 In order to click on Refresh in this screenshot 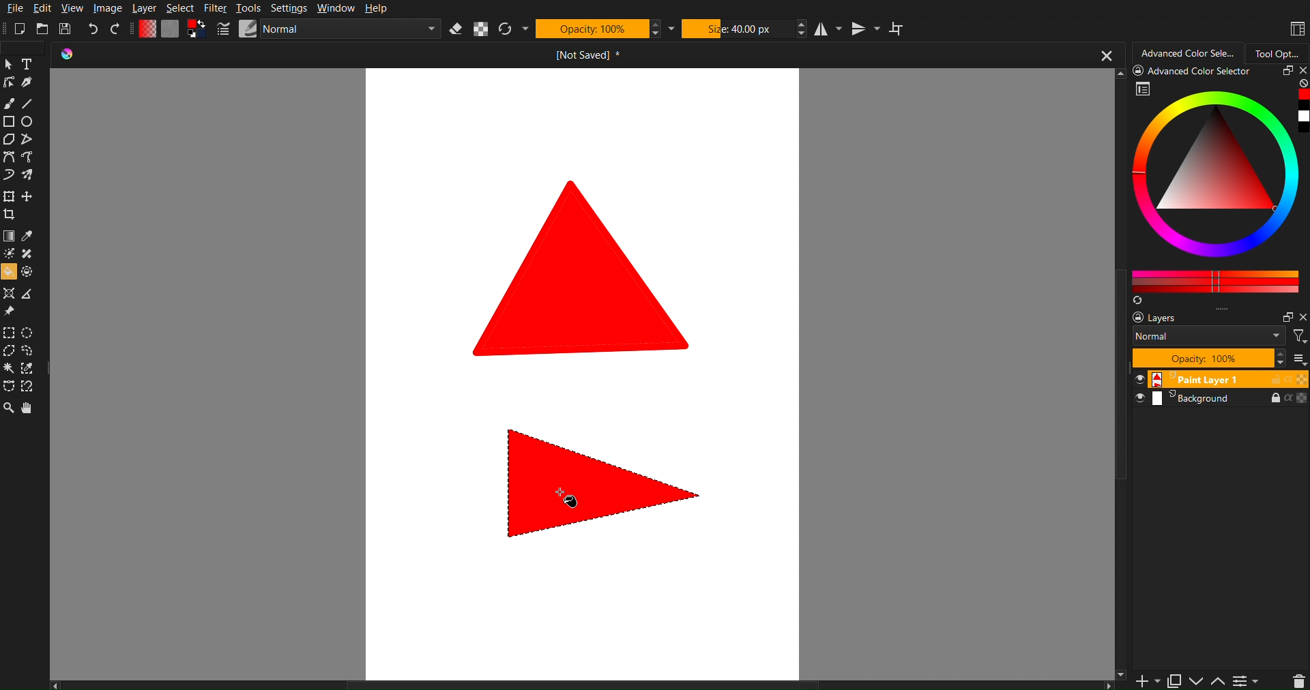, I will do `click(507, 29)`.